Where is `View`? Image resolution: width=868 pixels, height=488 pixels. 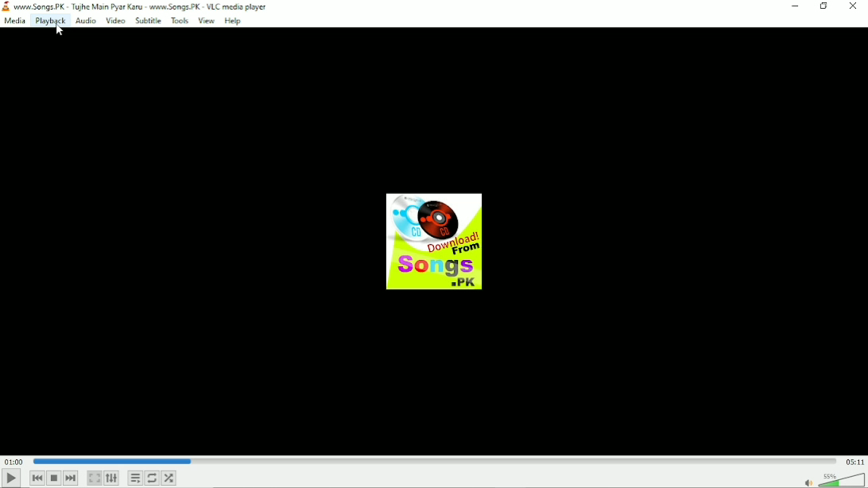 View is located at coordinates (206, 21).